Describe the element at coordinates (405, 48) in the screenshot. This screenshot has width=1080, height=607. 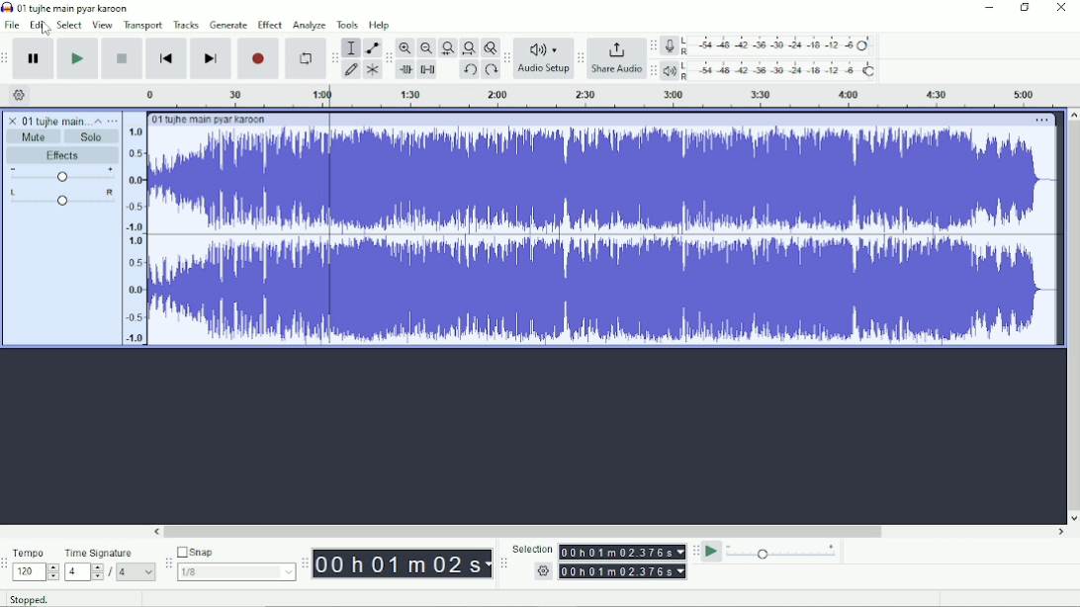
I see `Zoom In` at that location.